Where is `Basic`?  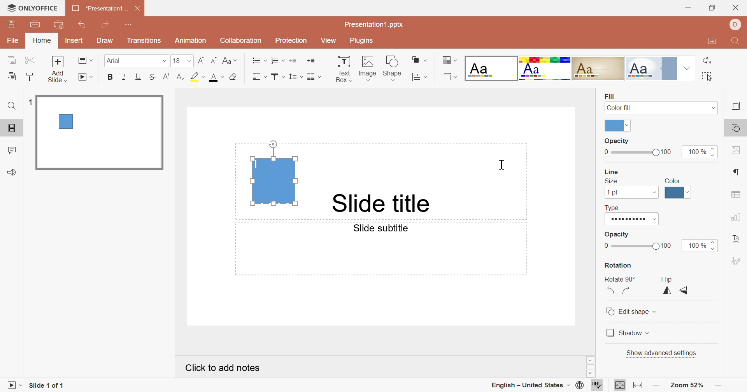 Basic is located at coordinates (545, 68).